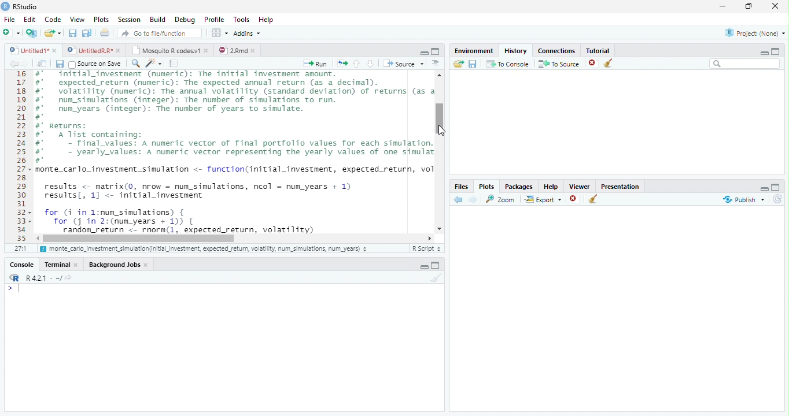  I want to click on Go to file/function, so click(158, 33).